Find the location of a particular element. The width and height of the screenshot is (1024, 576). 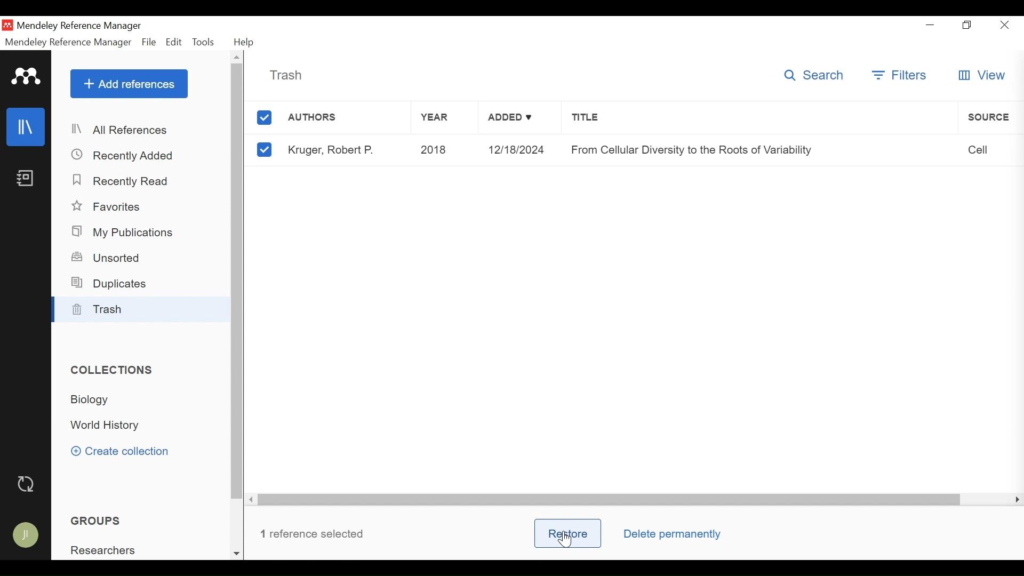

File is located at coordinates (149, 42).